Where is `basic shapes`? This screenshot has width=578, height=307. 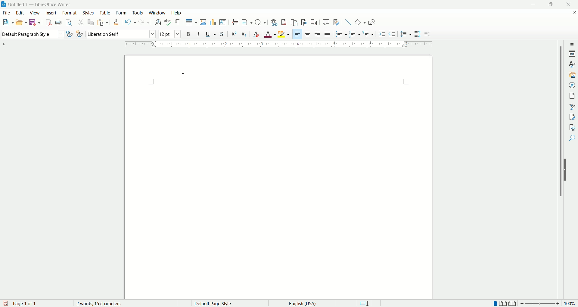
basic shapes is located at coordinates (359, 23).